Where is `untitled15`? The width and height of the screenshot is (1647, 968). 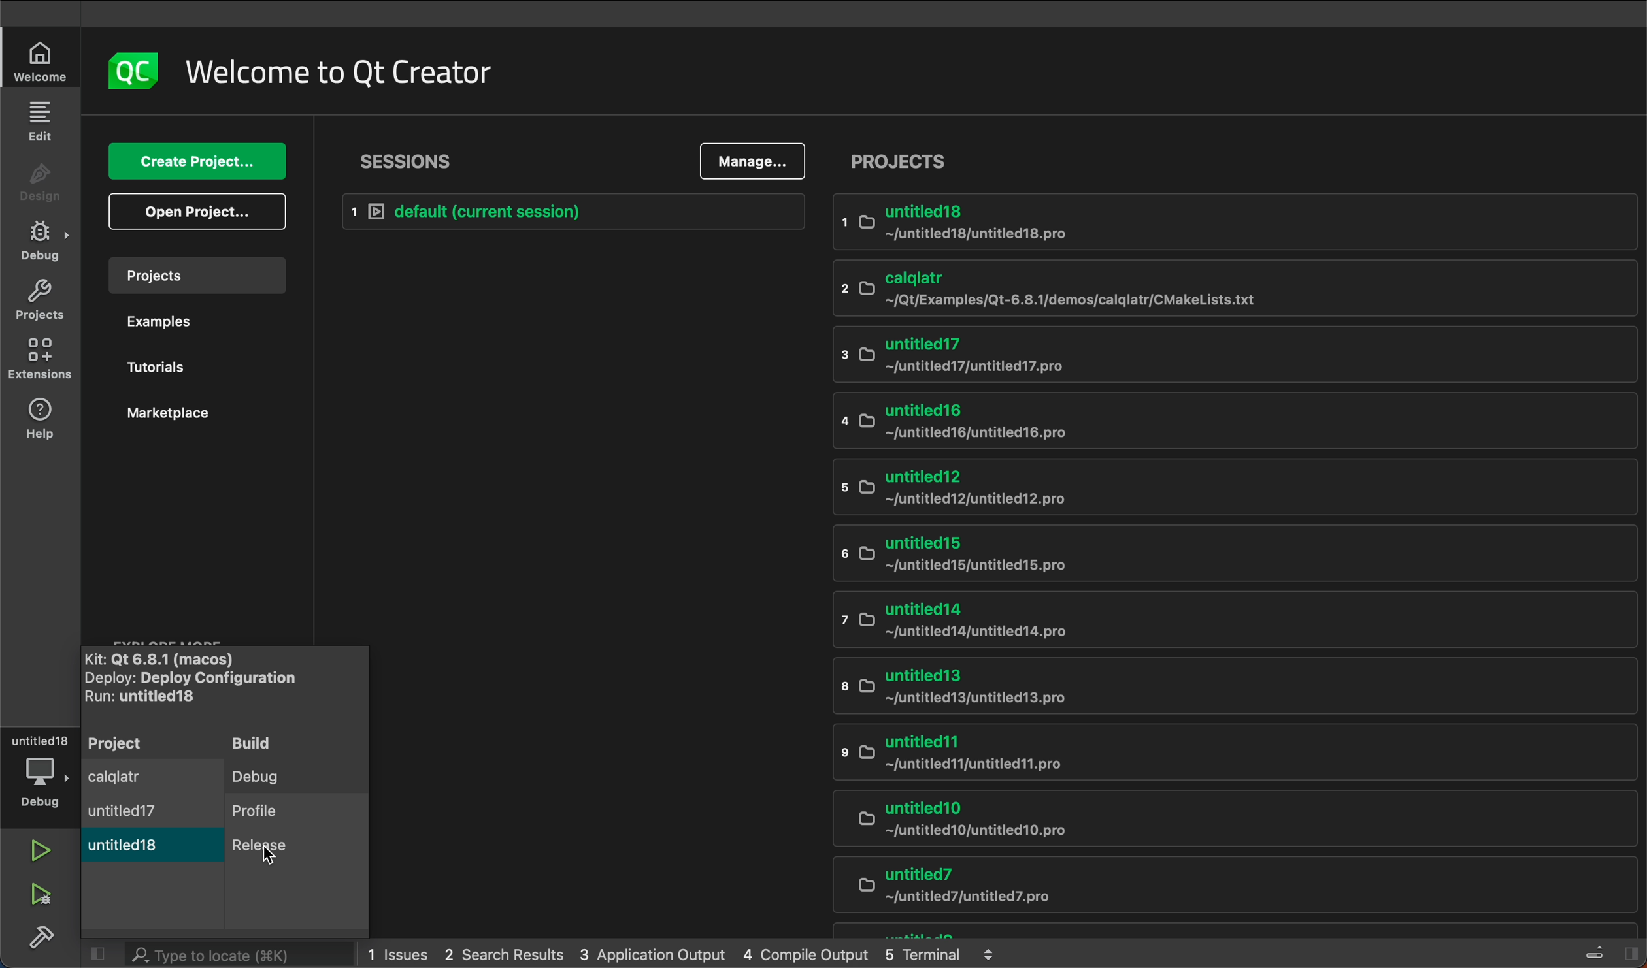
untitled15 is located at coordinates (1161, 555).